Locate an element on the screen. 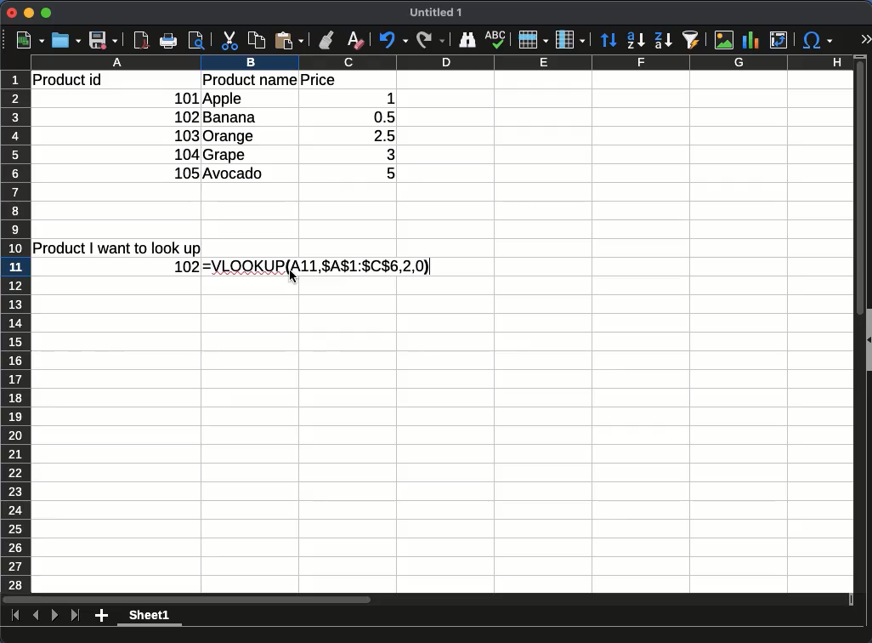 The width and height of the screenshot is (872, 643). add is located at coordinates (101, 616).